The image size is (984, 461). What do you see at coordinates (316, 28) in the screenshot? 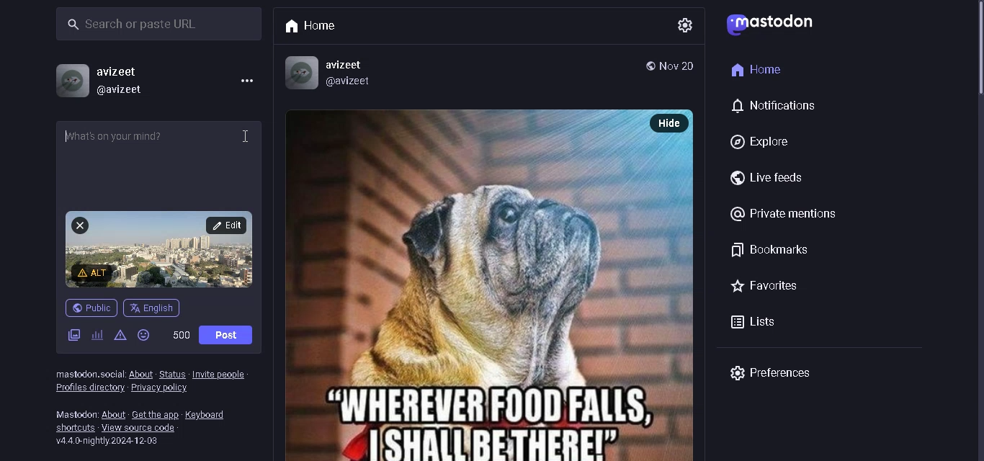
I see `Home tab` at bounding box center [316, 28].